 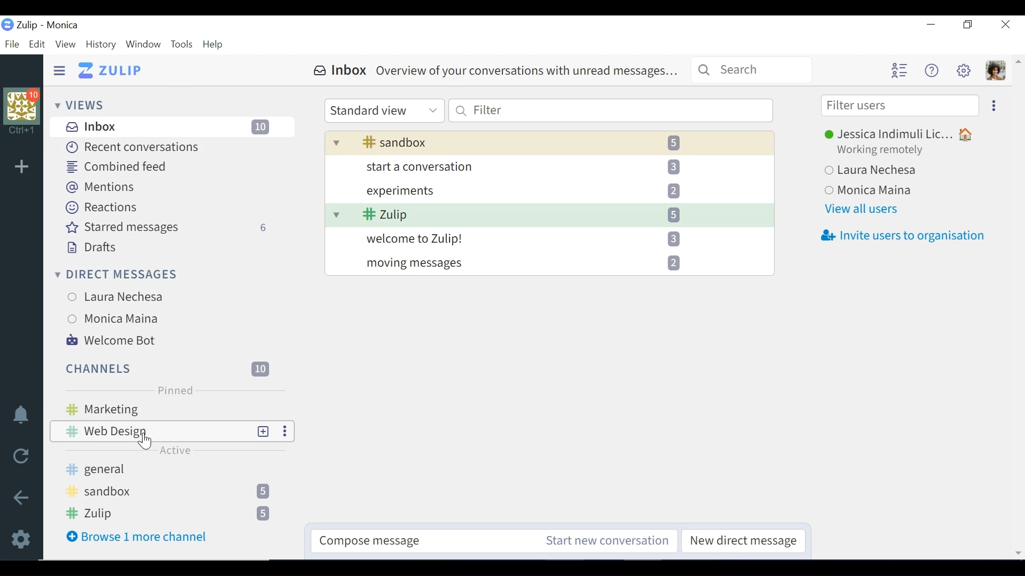 I want to click on Zulip - Monica, so click(x=49, y=25).